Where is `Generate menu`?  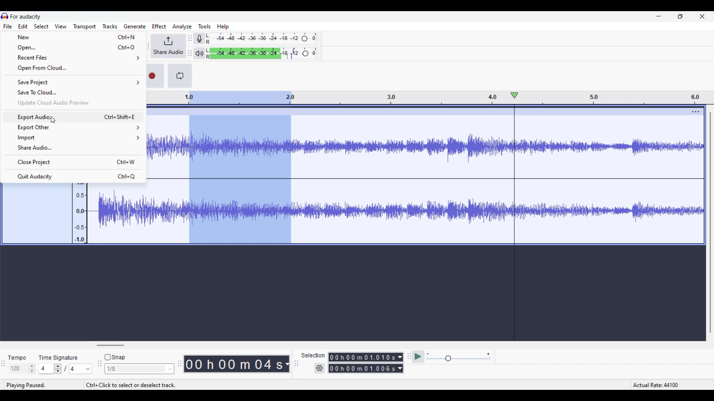
Generate menu is located at coordinates (135, 26).